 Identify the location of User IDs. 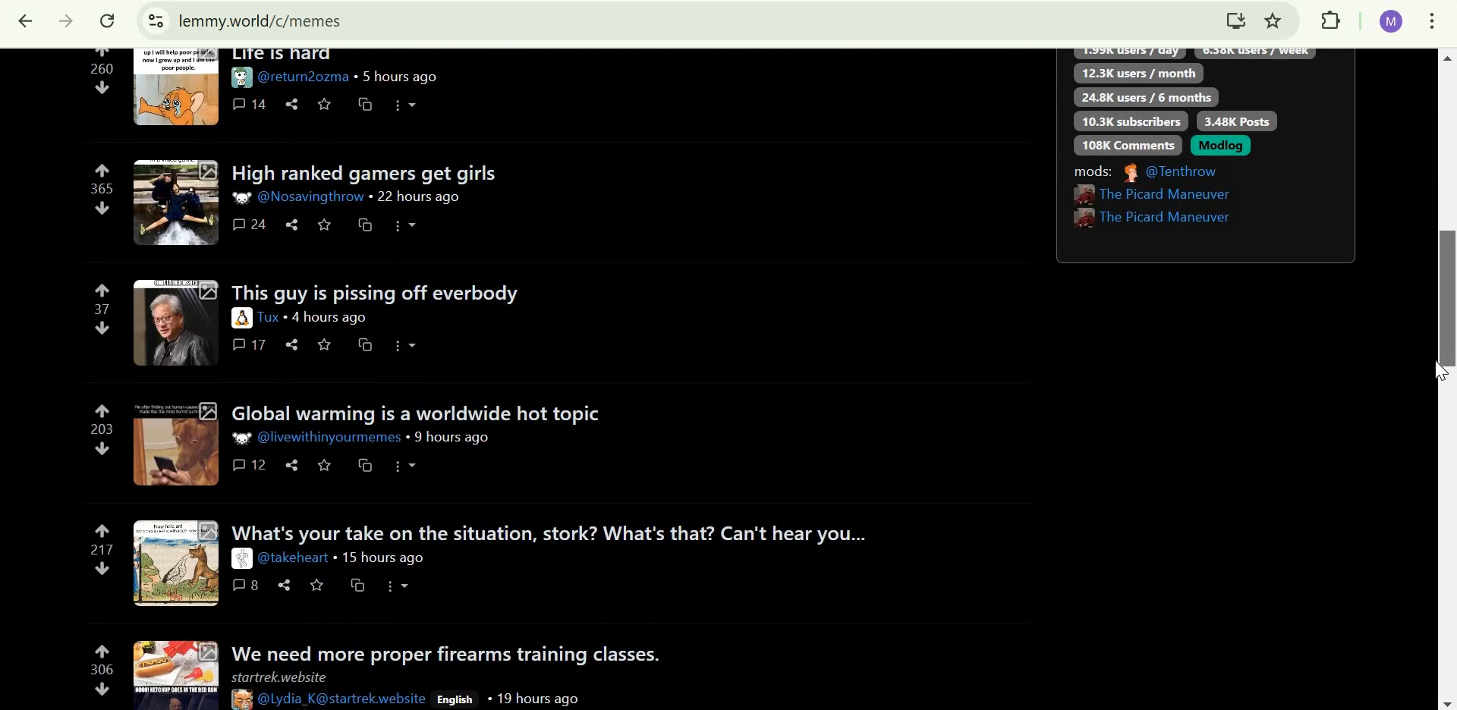
(1160, 206).